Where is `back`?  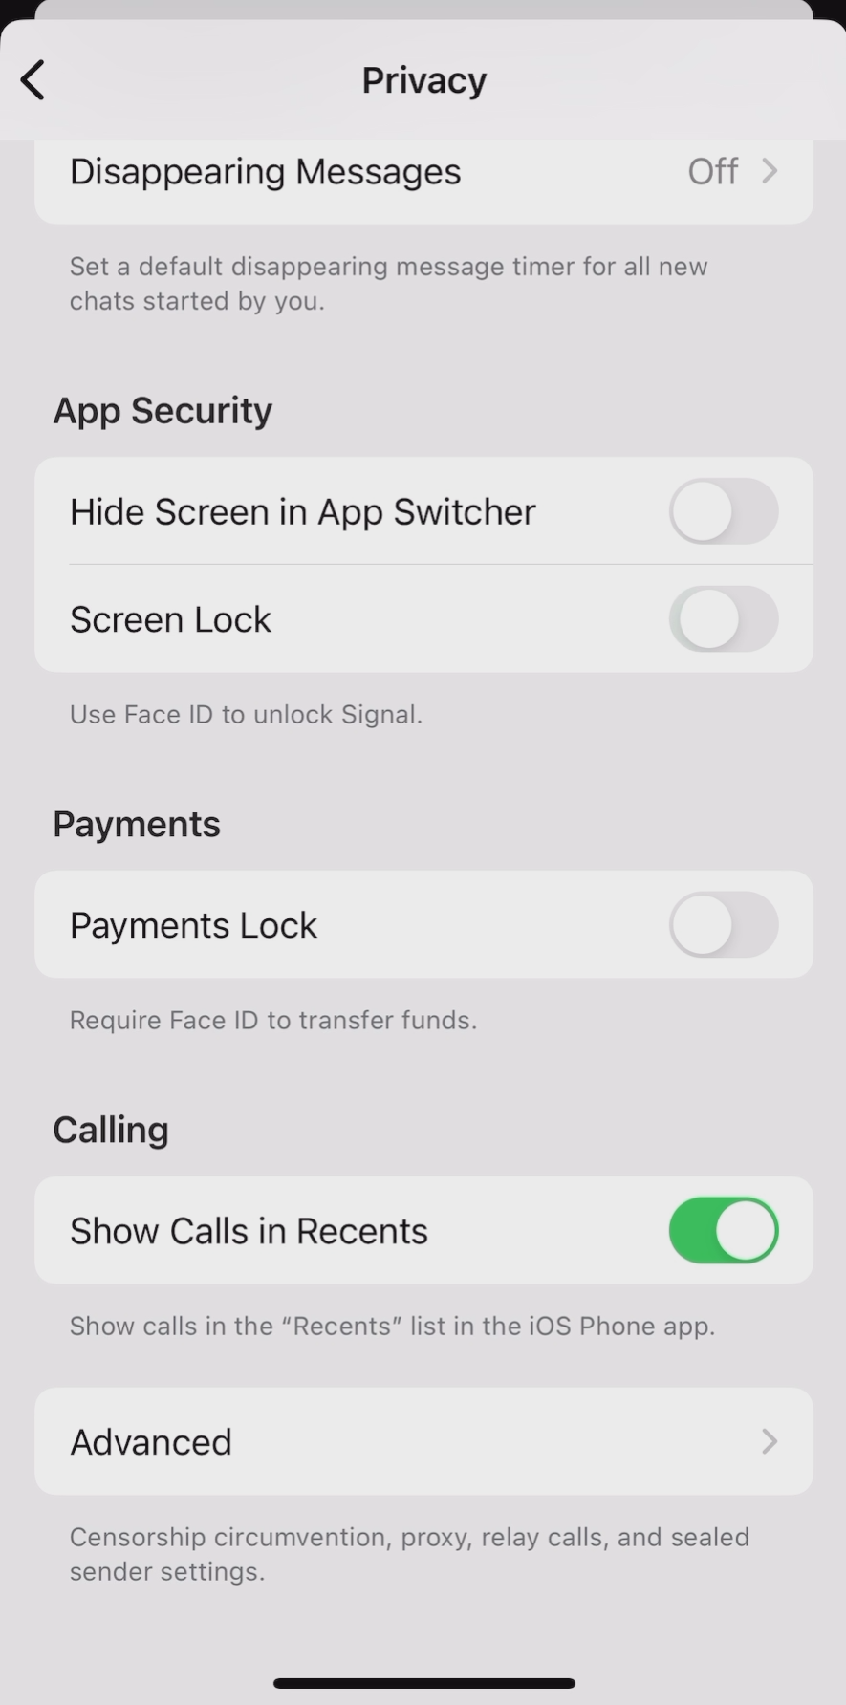 back is located at coordinates (35, 83).